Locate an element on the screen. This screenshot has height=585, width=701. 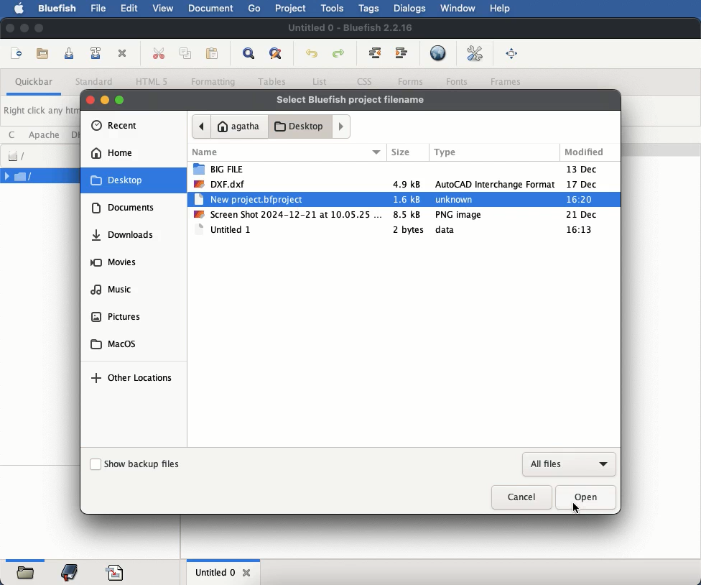
maximize is located at coordinates (40, 29).